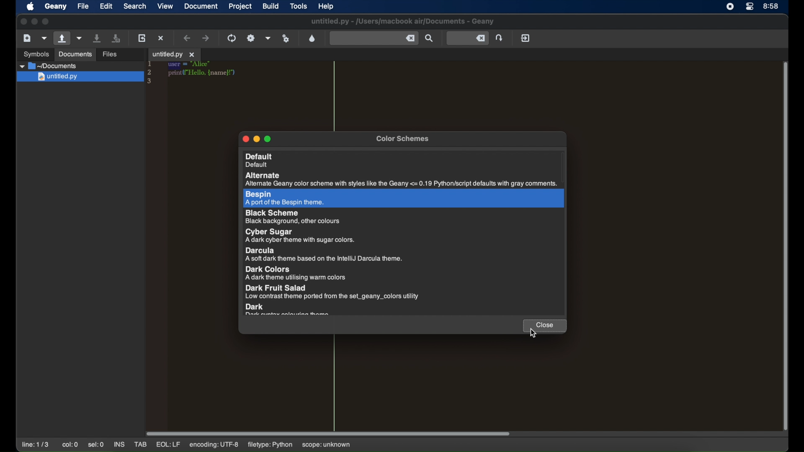  Describe the element at coordinates (111, 54) in the screenshot. I see `files` at that location.